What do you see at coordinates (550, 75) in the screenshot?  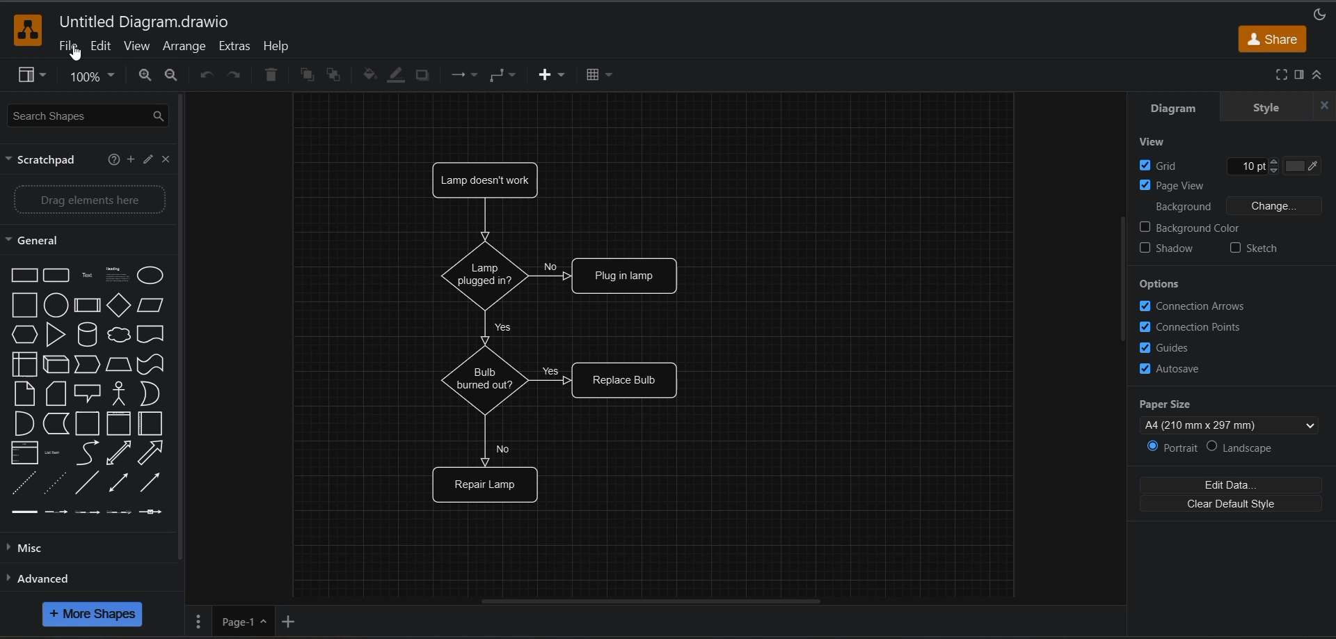 I see `insert` at bounding box center [550, 75].